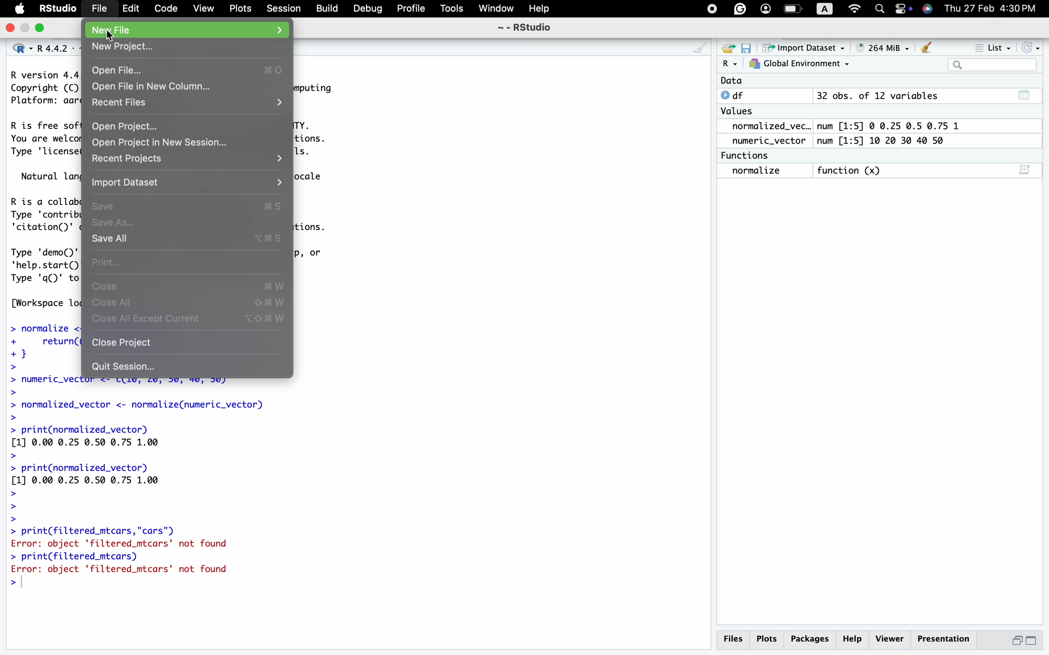 This screenshot has width=1049, height=655. What do you see at coordinates (187, 30) in the screenshot?
I see `New file` at bounding box center [187, 30].